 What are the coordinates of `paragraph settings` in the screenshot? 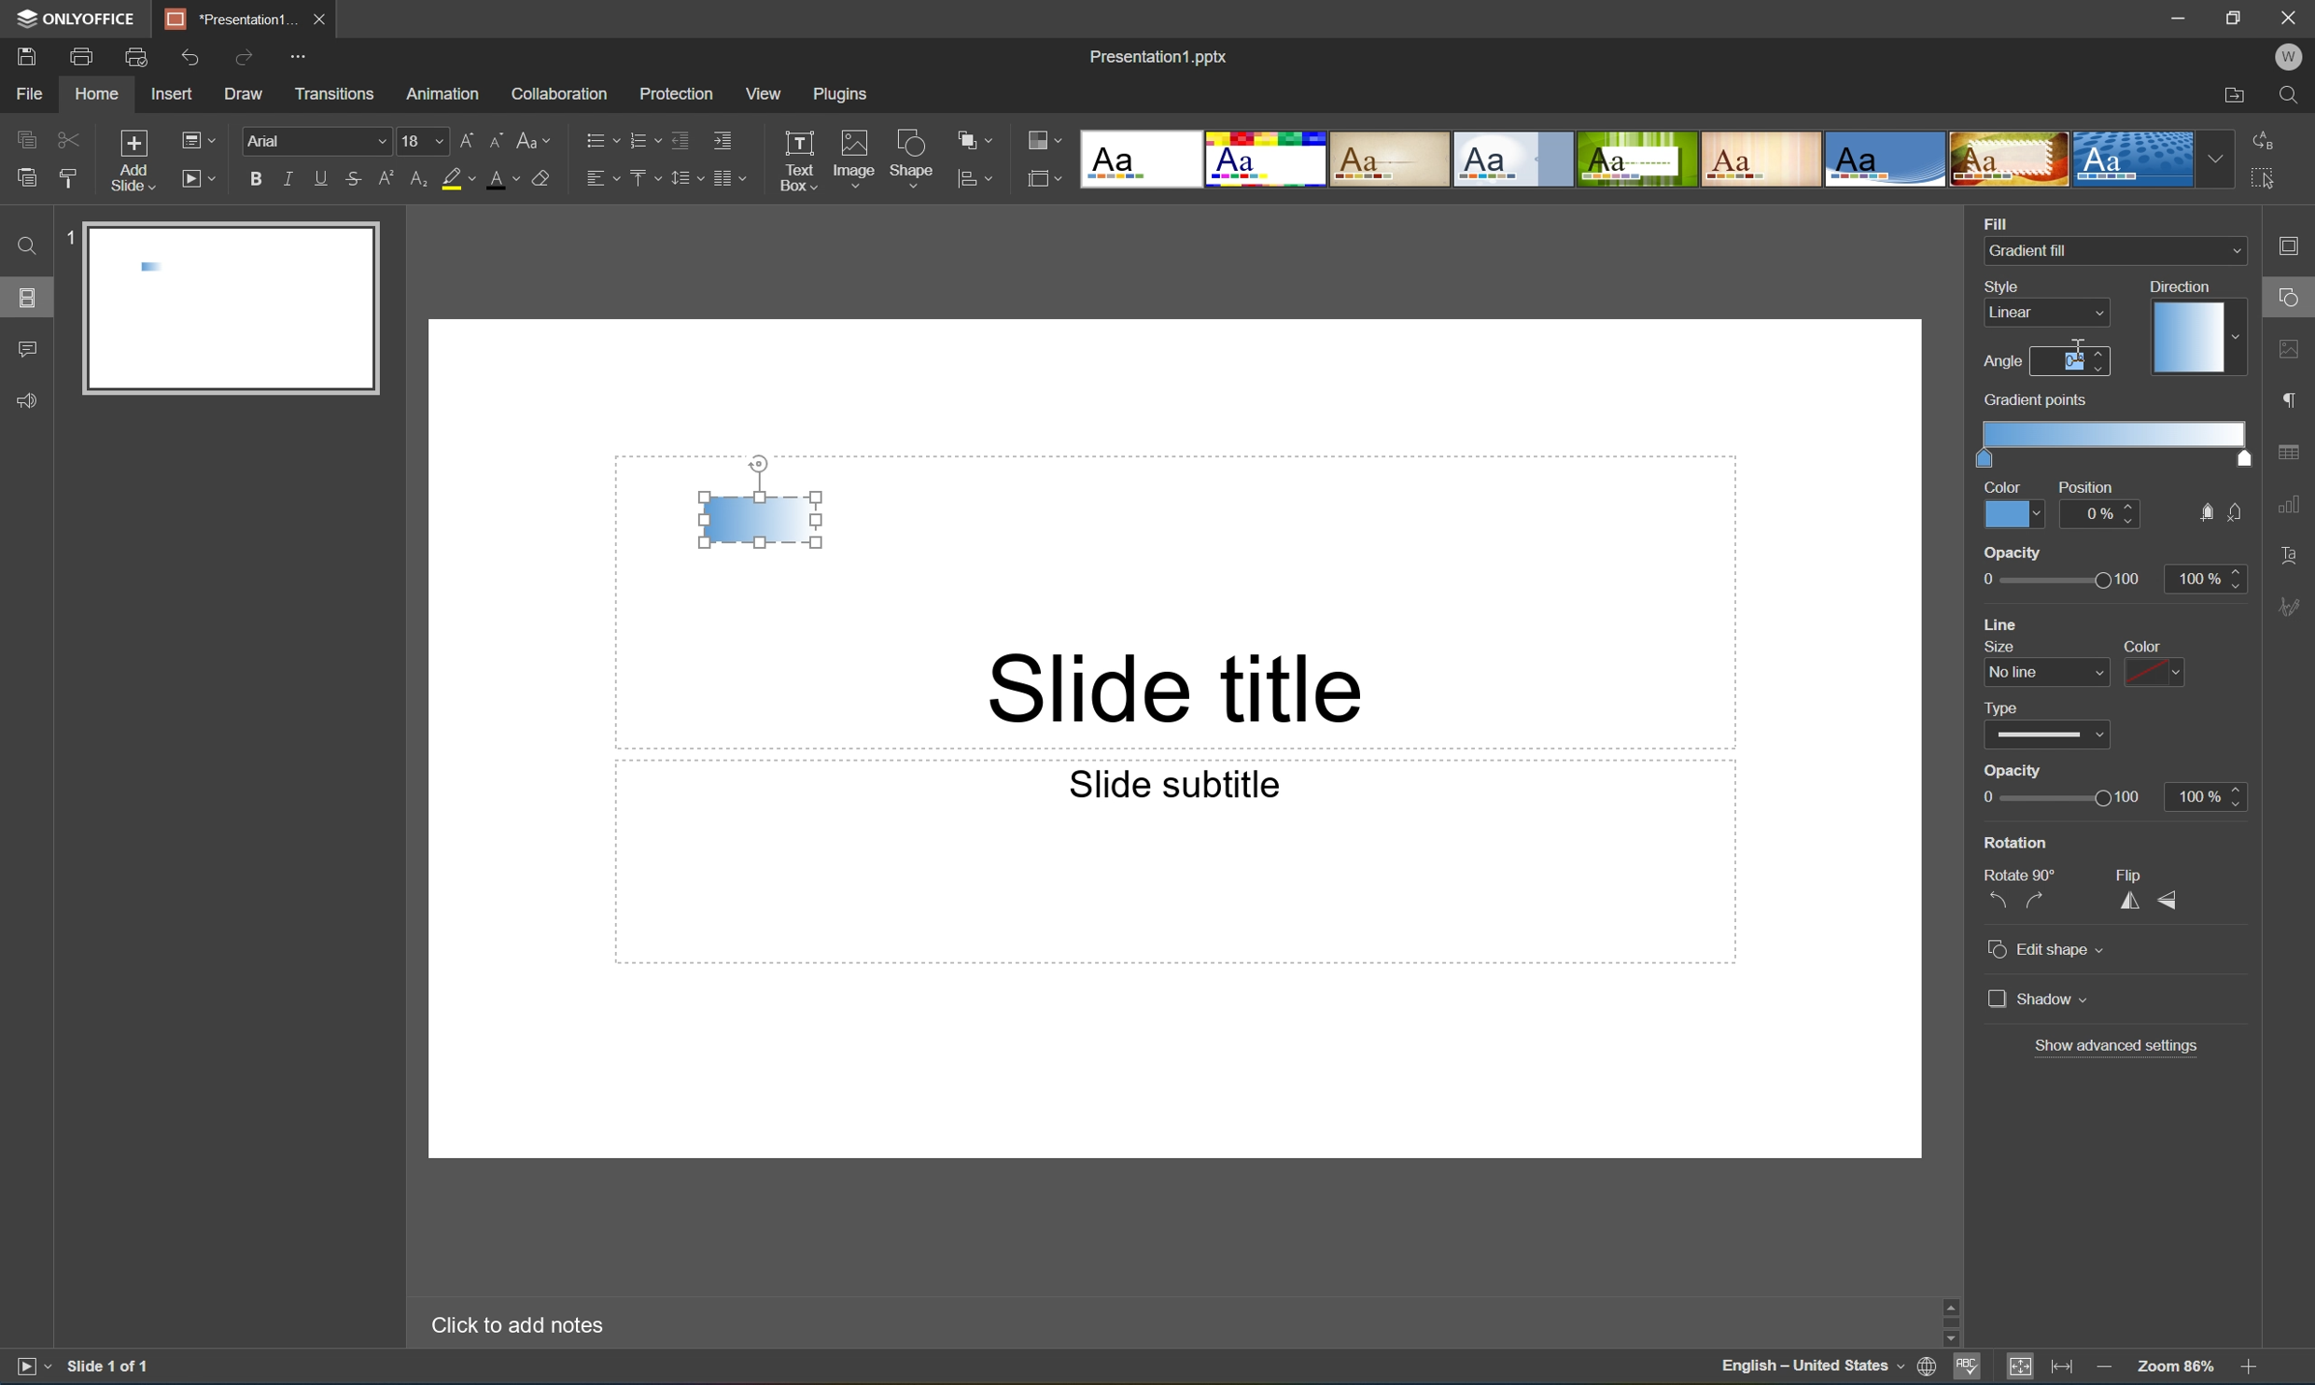 It's located at (2294, 397).